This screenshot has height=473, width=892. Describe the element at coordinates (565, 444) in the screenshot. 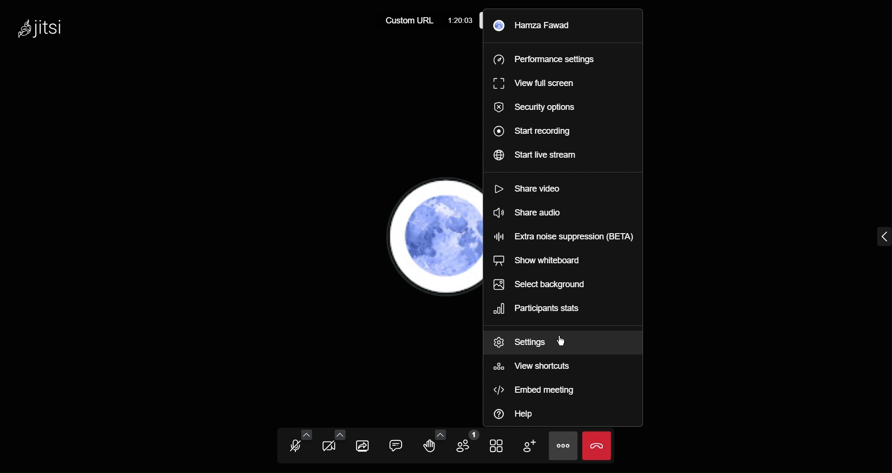

I see `More` at that location.